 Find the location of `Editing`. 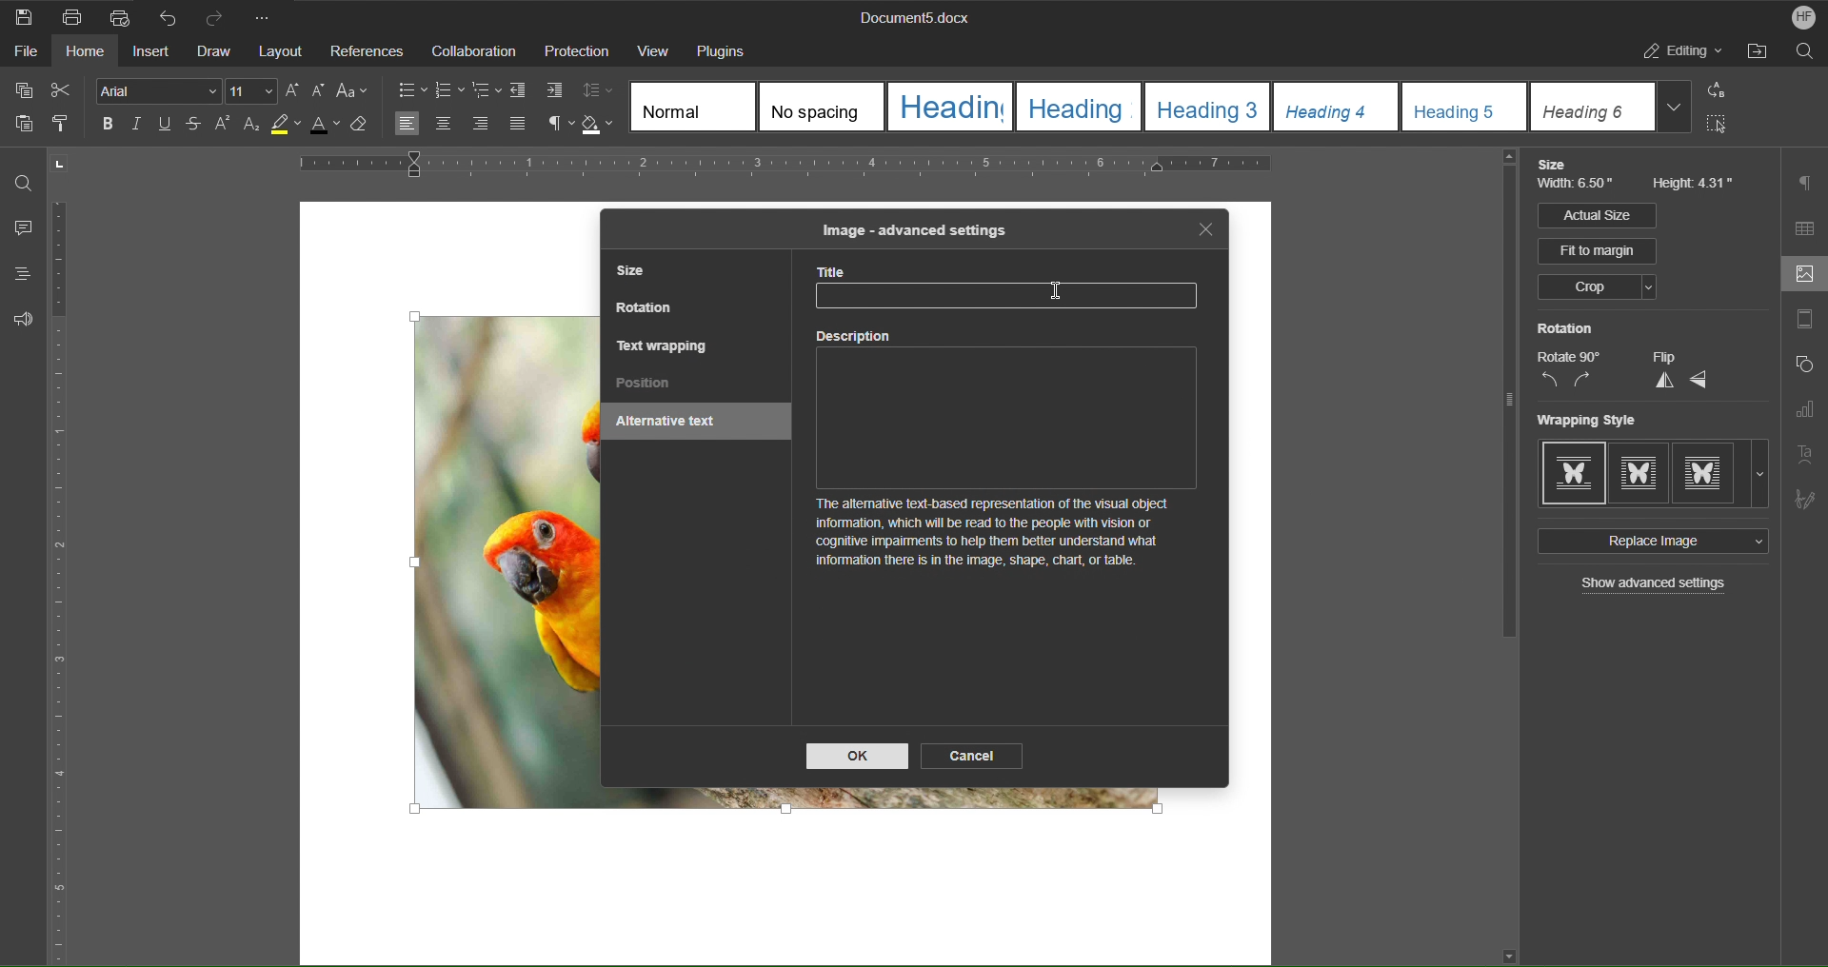

Editing is located at coordinates (1684, 54).